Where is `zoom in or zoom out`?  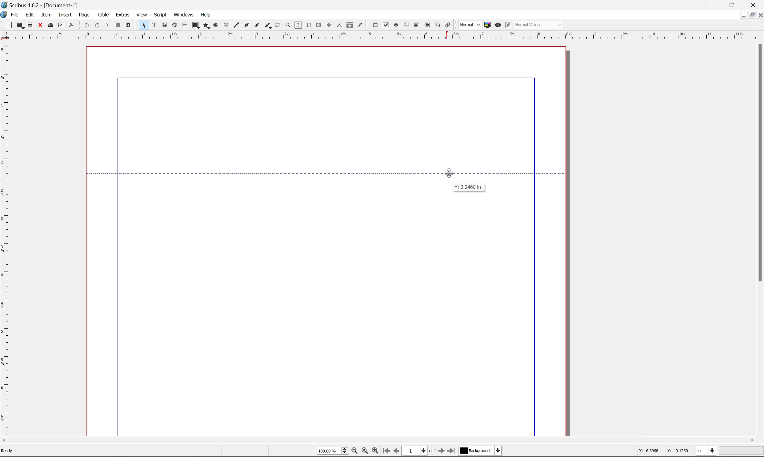
zoom in or zoom out is located at coordinates (288, 26).